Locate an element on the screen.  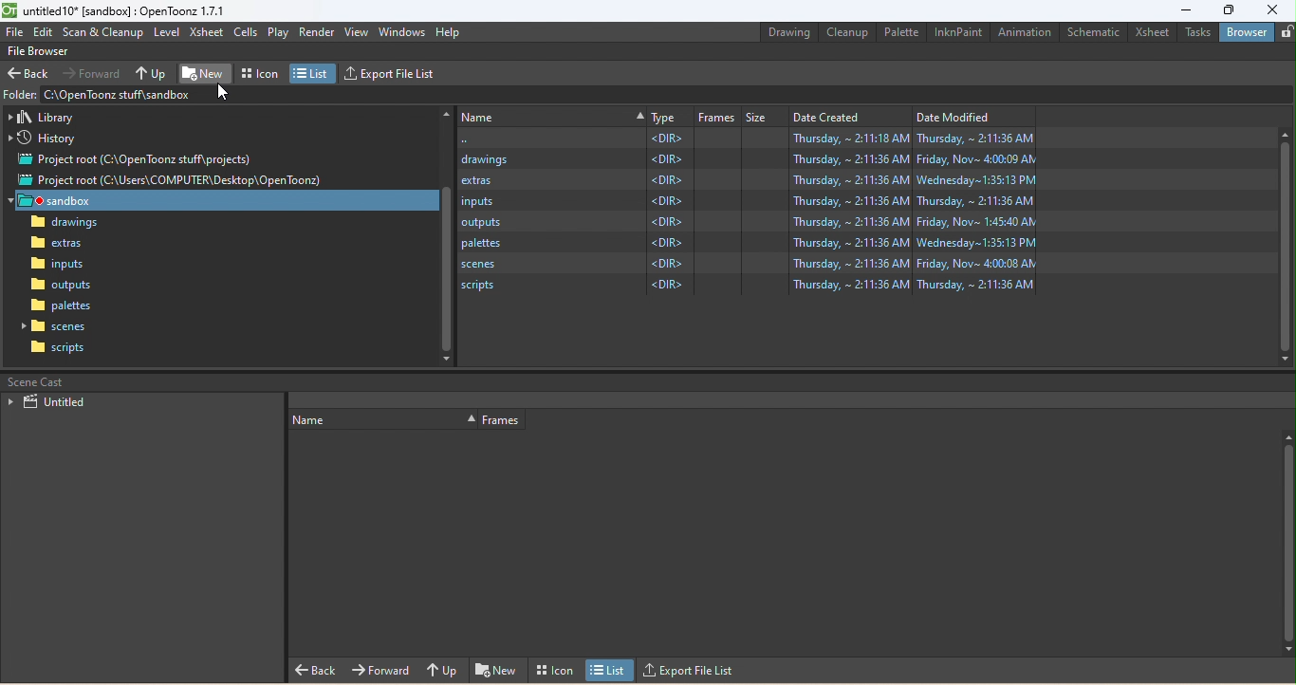
Up is located at coordinates (445, 667).